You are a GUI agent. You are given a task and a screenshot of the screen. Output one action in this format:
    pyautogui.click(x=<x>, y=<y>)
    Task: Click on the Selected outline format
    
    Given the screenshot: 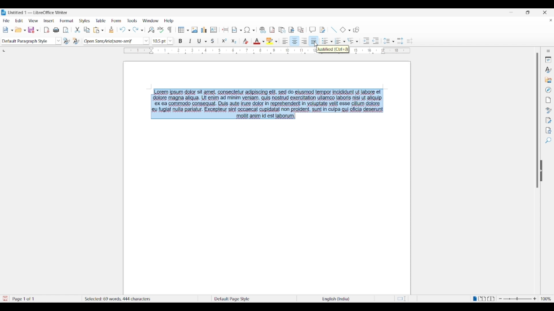 What is the action you would take?
    pyautogui.click(x=351, y=41)
    